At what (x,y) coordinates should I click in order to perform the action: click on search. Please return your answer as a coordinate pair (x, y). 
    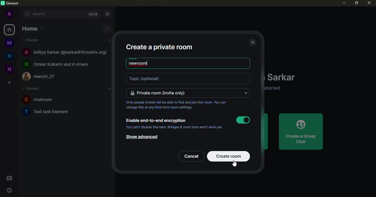
    Looking at the image, I should click on (40, 14).